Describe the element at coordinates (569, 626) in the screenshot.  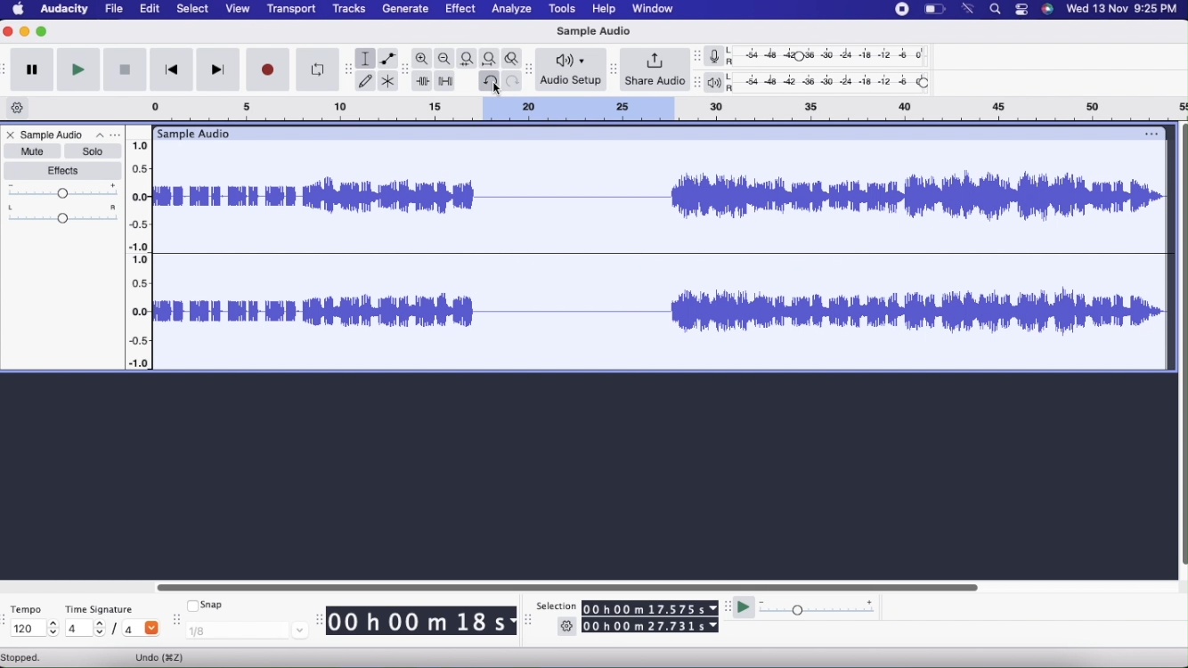
I see `Settings` at that location.